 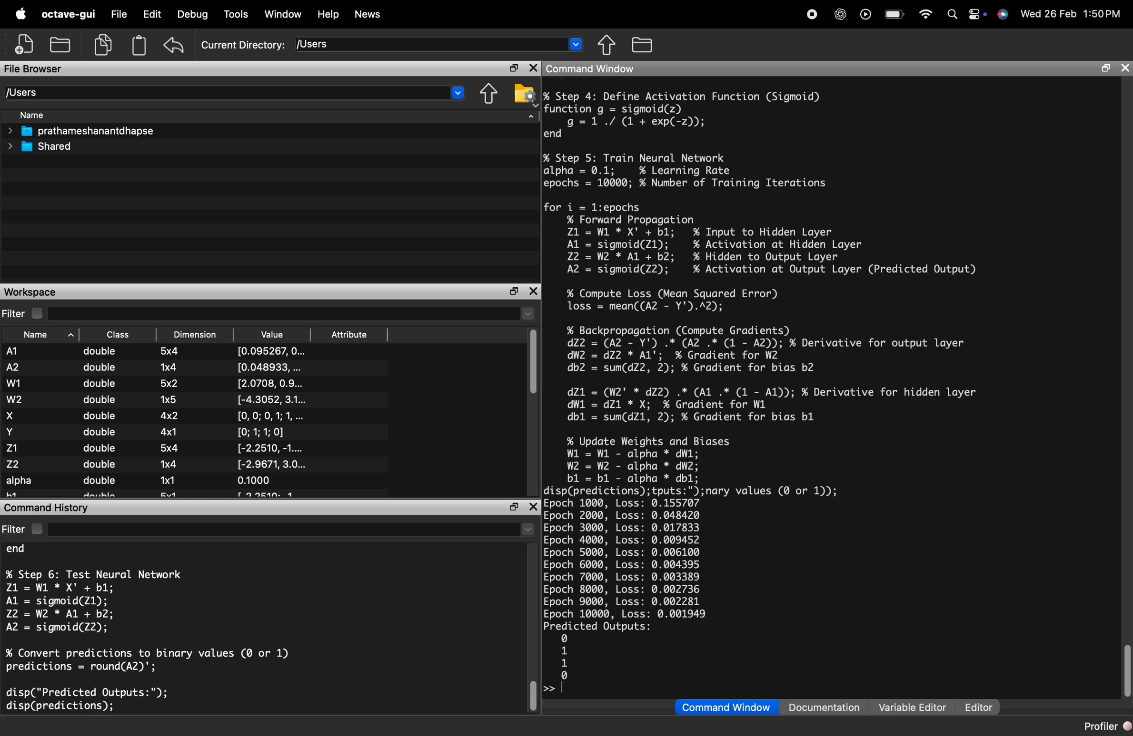 What do you see at coordinates (264, 432) in the screenshot?
I see `[0; 1; 1; 0]` at bounding box center [264, 432].